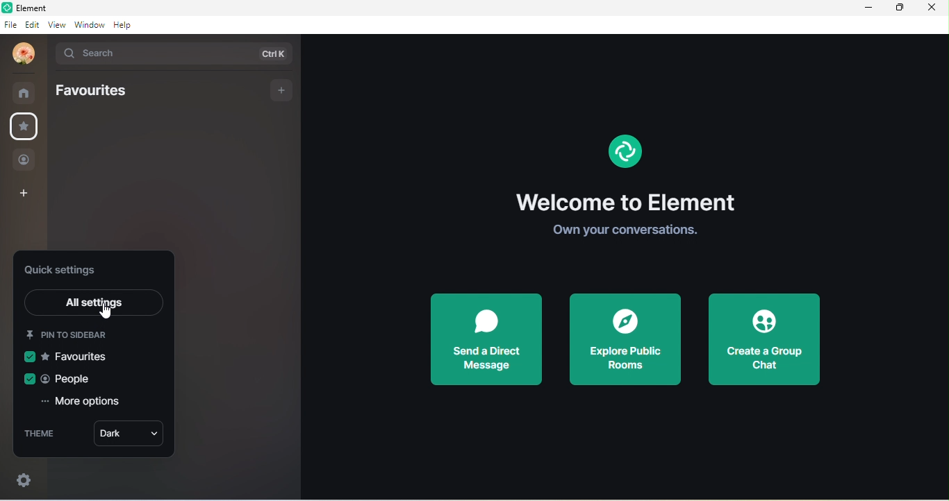  What do you see at coordinates (174, 53) in the screenshot?
I see `search` at bounding box center [174, 53].